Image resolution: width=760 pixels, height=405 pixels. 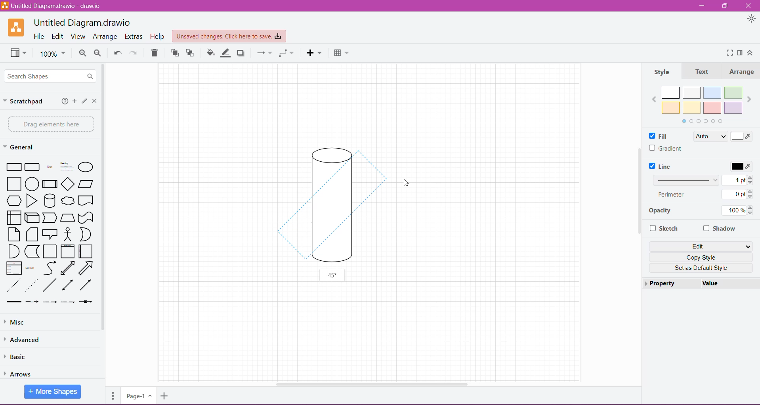 What do you see at coordinates (702, 71) in the screenshot?
I see `Text` at bounding box center [702, 71].